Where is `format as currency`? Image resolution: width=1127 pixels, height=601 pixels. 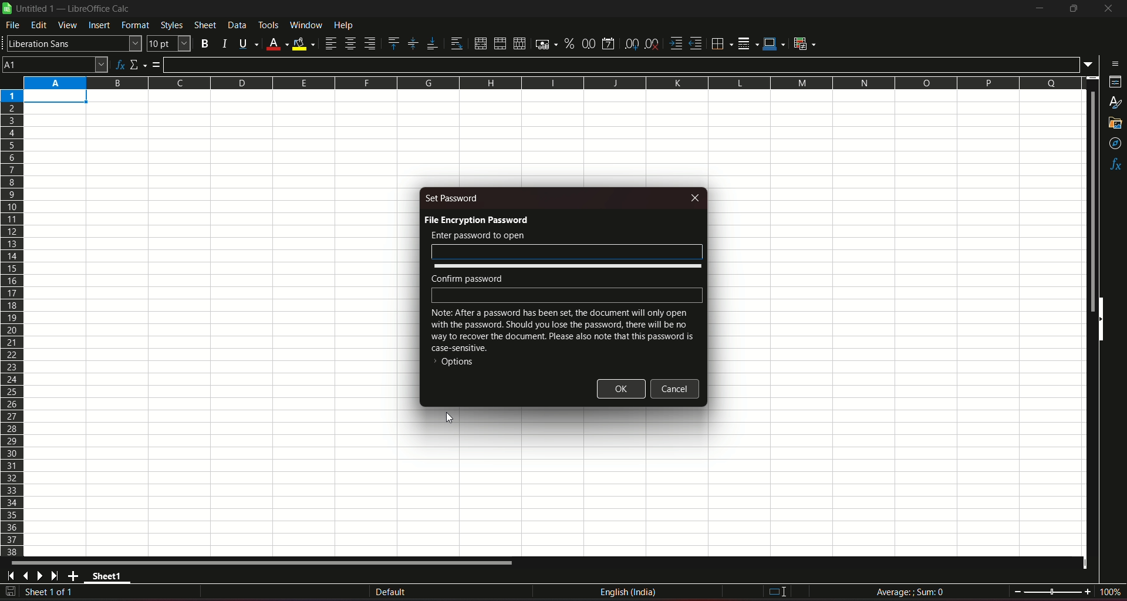 format as currency is located at coordinates (544, 44).